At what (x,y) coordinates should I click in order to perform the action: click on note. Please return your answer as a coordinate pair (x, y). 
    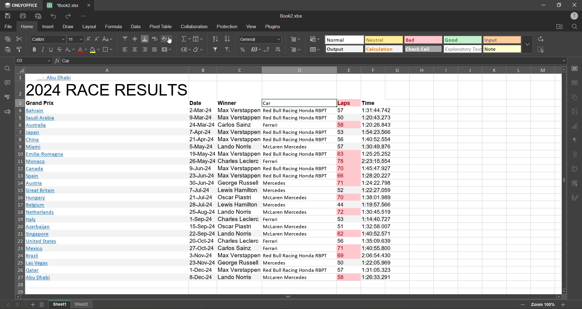
    Looking at the image, I should click on (502, 49).